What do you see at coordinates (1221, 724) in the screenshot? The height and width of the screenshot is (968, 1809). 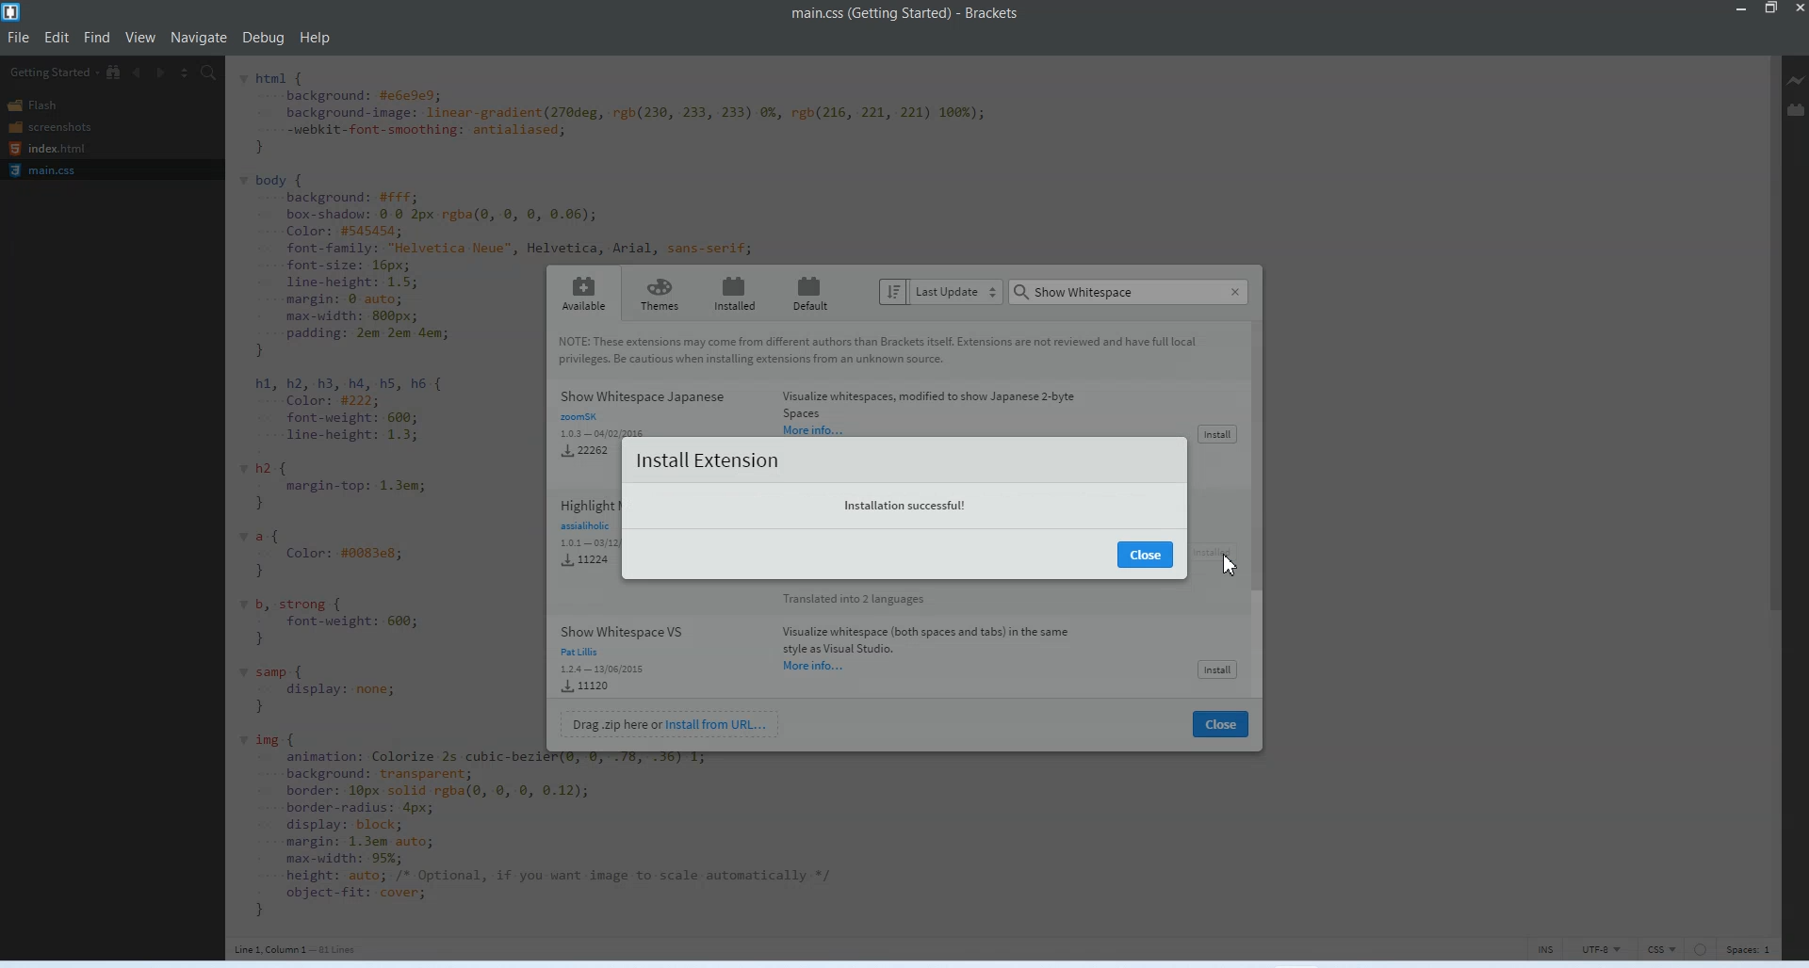 I see `Close` at bounding box center [1221, 724].